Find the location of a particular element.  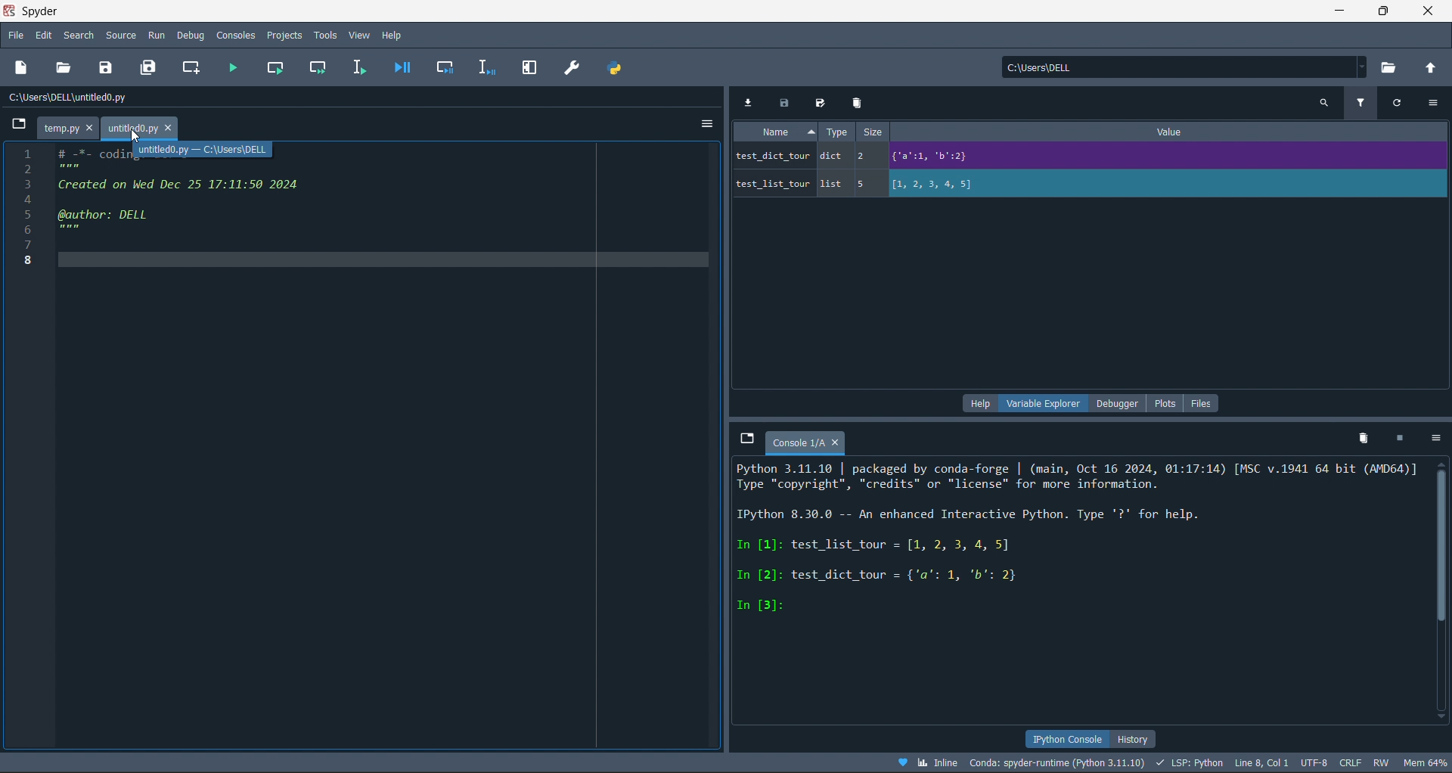

curosr is located at coordinates (136, 136).